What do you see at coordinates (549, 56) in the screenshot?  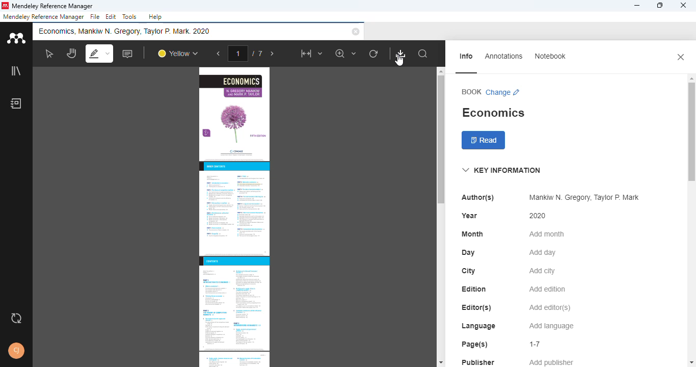 I see `notebook` at bounding box center [549, 56].